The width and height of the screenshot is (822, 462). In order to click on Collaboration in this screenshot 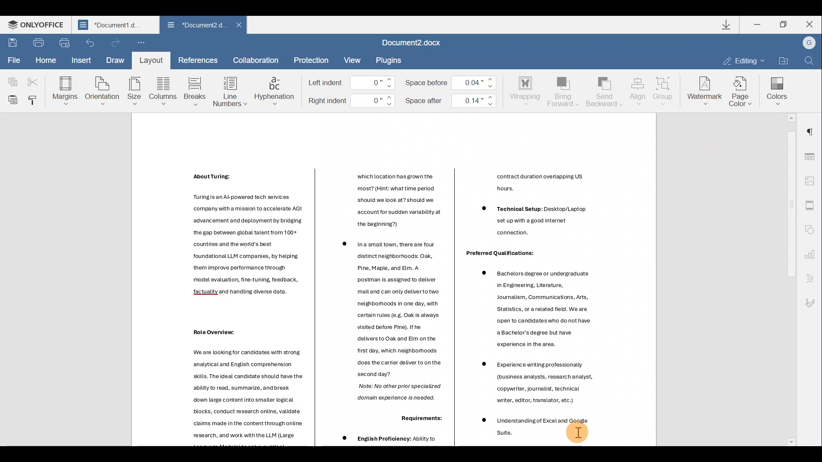, I will do `click(256, 60)`.